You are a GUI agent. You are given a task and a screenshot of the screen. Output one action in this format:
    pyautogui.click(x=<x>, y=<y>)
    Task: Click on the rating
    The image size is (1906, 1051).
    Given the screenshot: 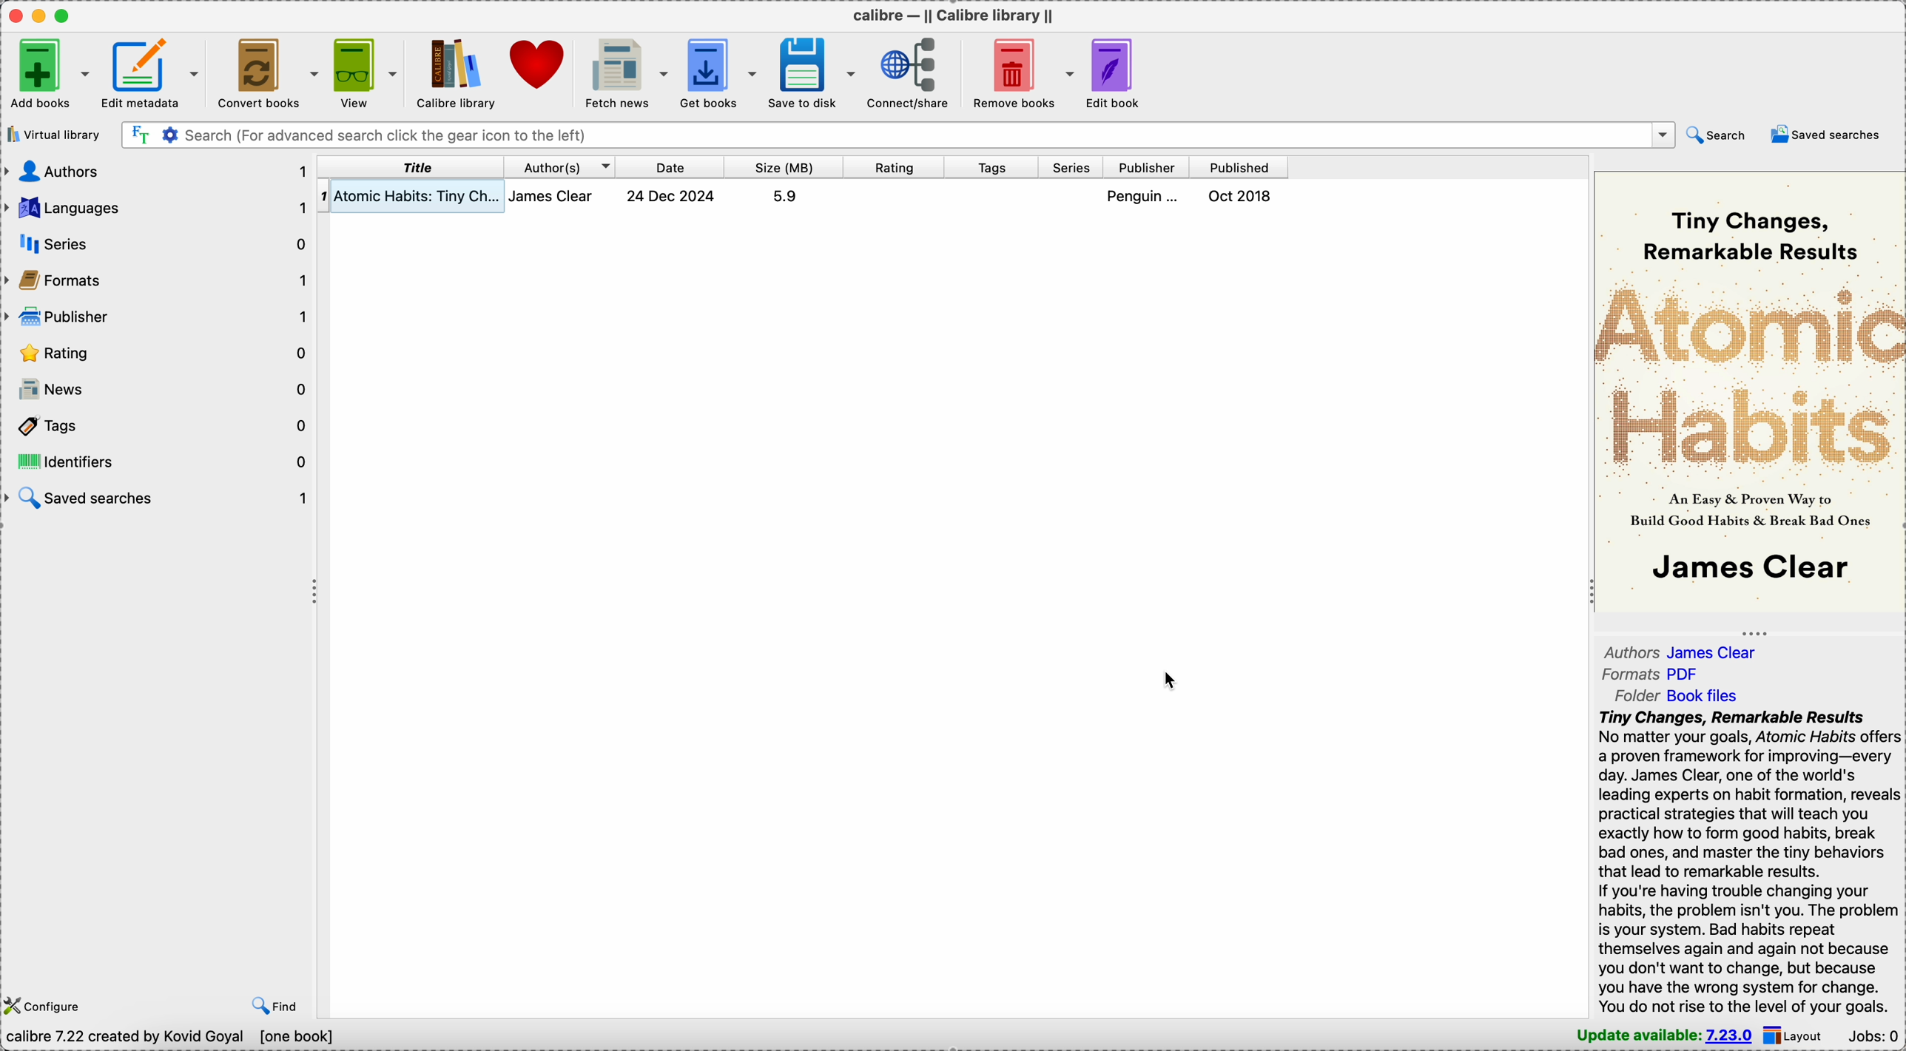 What is the action you would take?
    pyautogui.click(x=158, y=354)
    